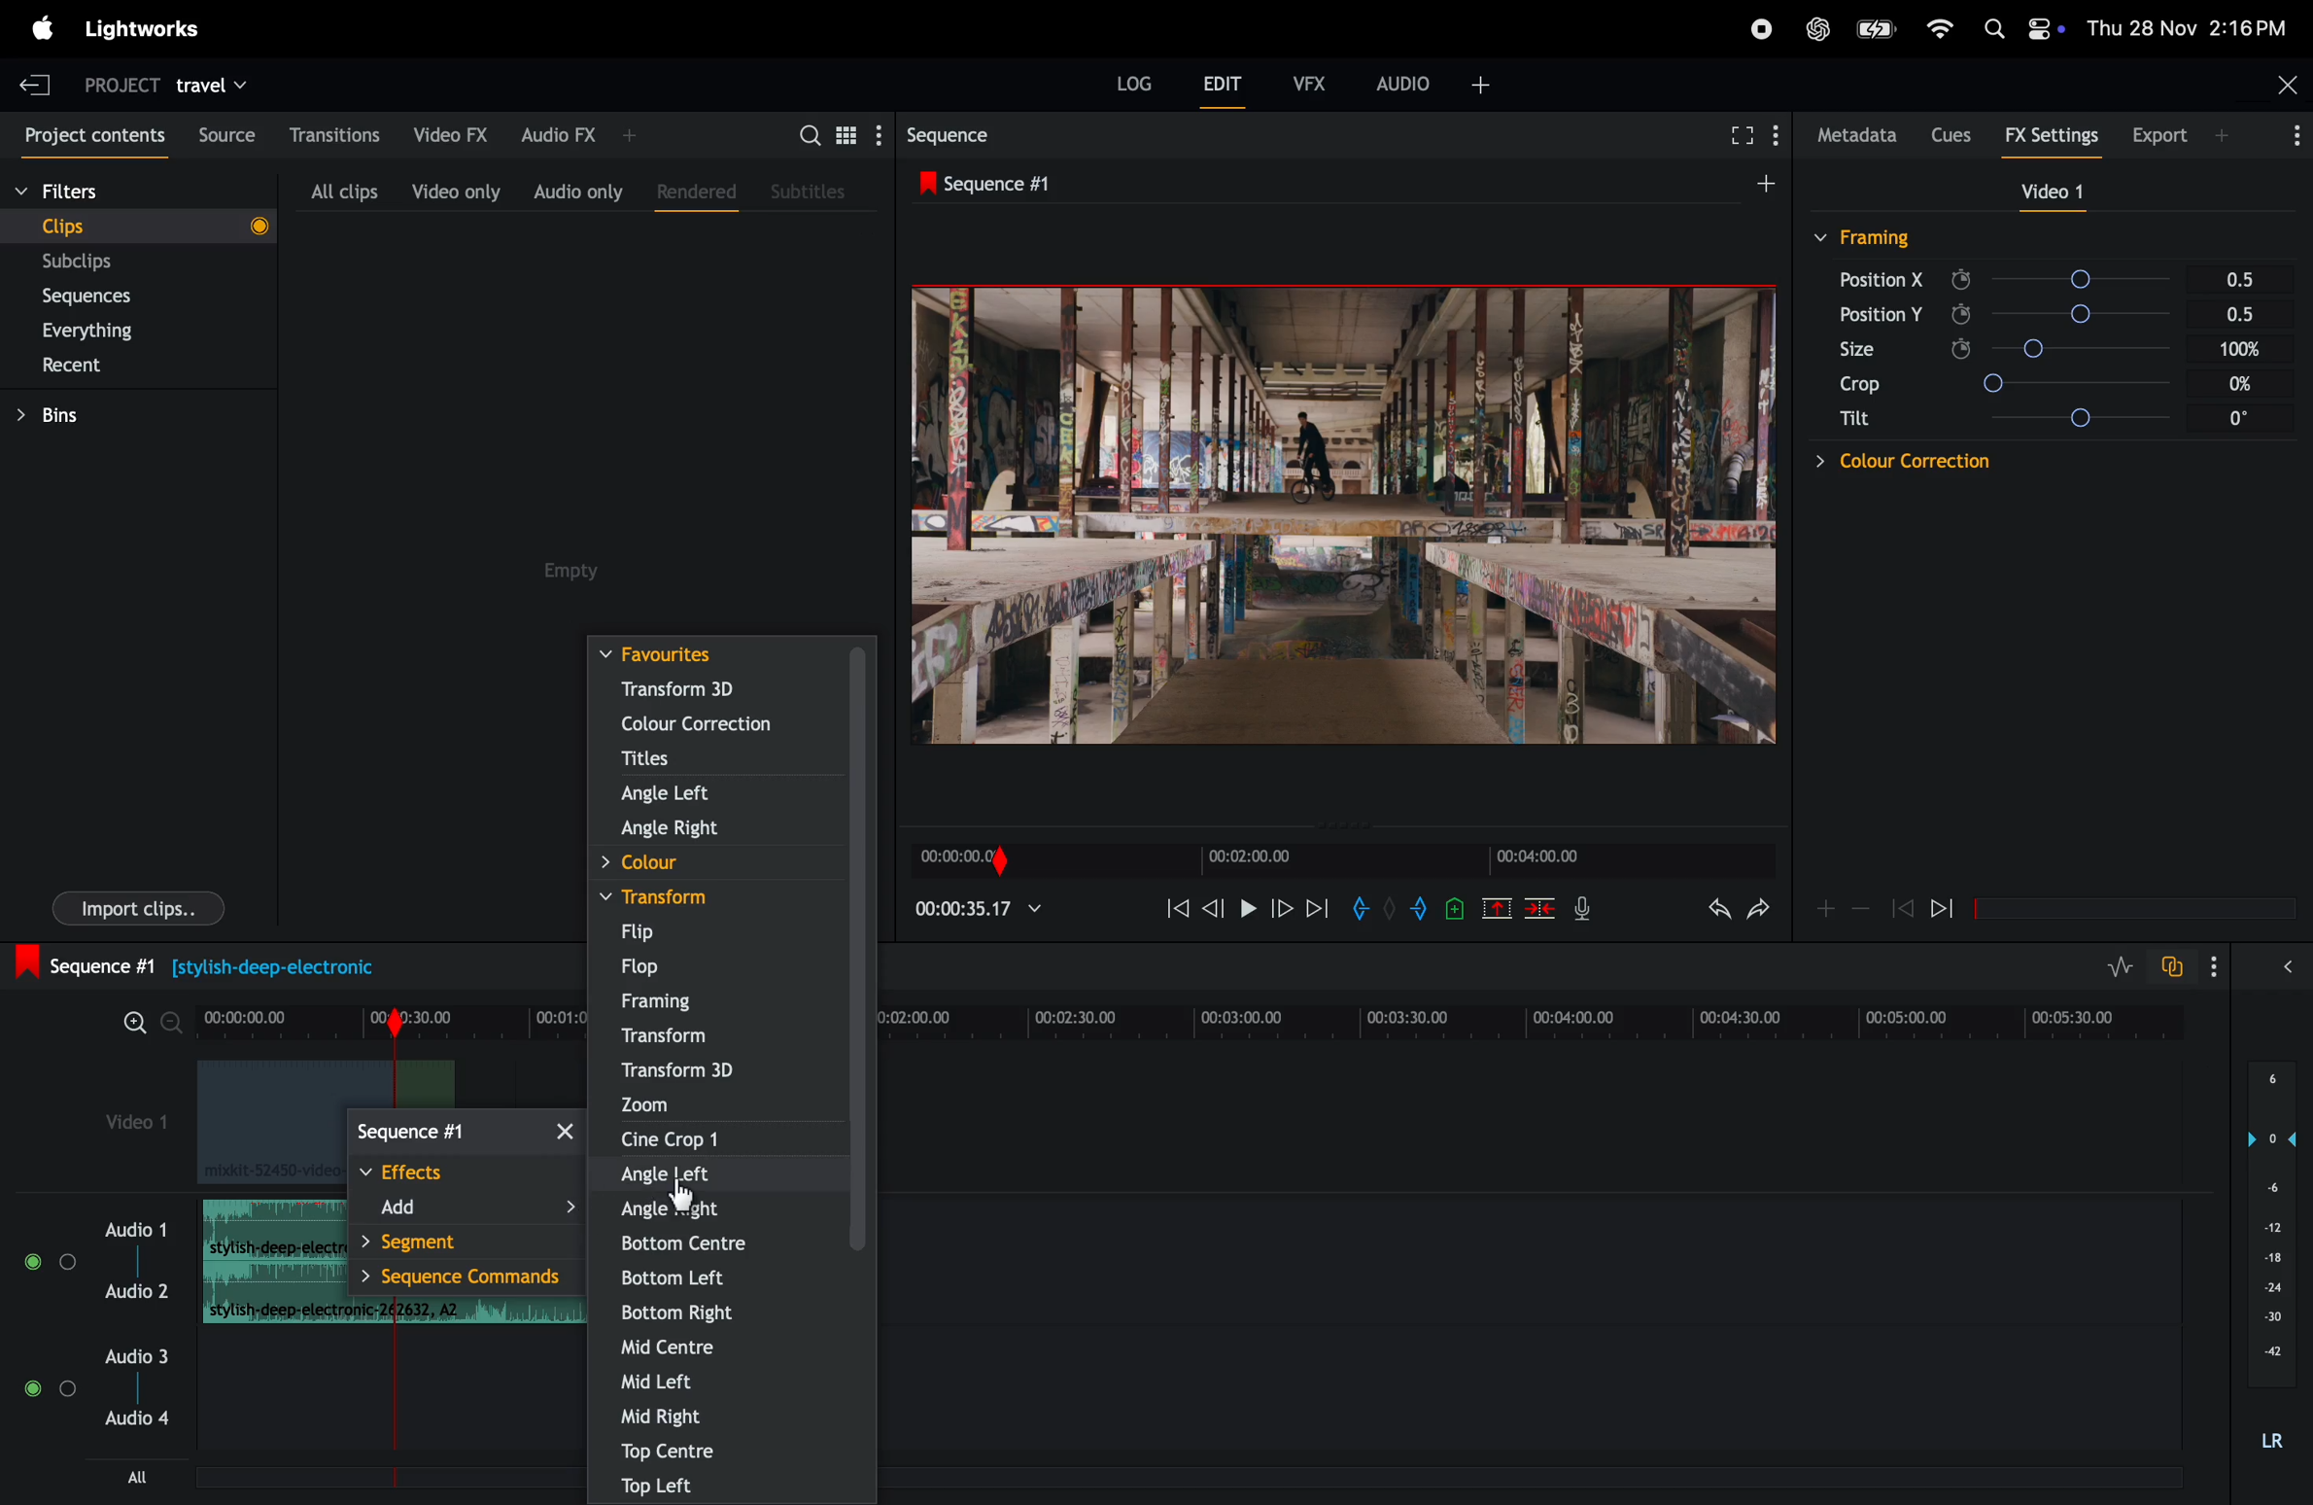 This screenshot has height=1505, width=2313. I want to click on time frame, so click(1524, 1024).